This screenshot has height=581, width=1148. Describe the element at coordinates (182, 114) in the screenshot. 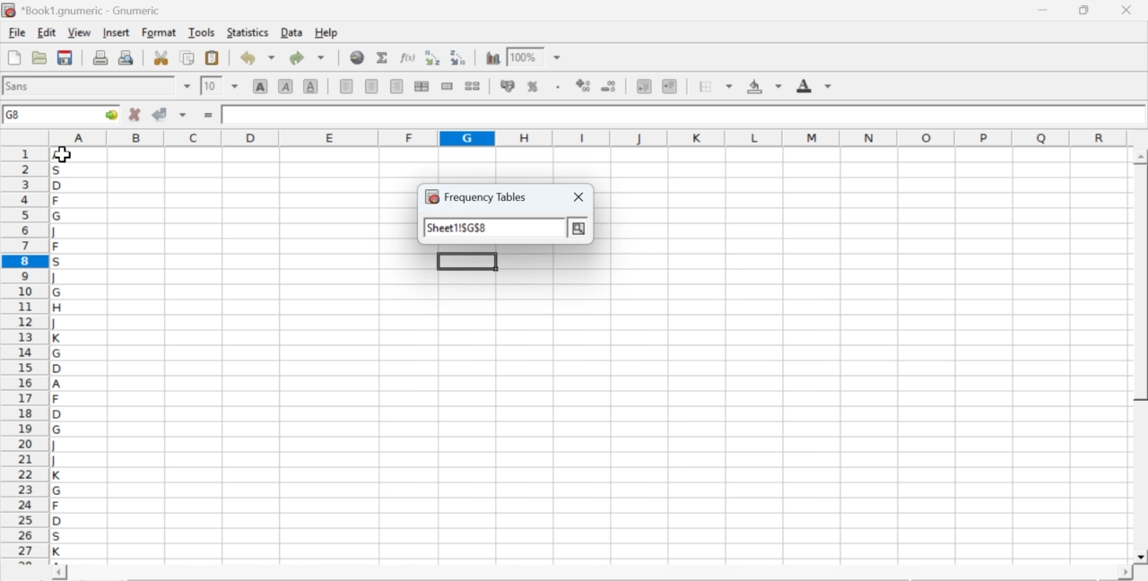

I see `accept changes across selection` at that location.